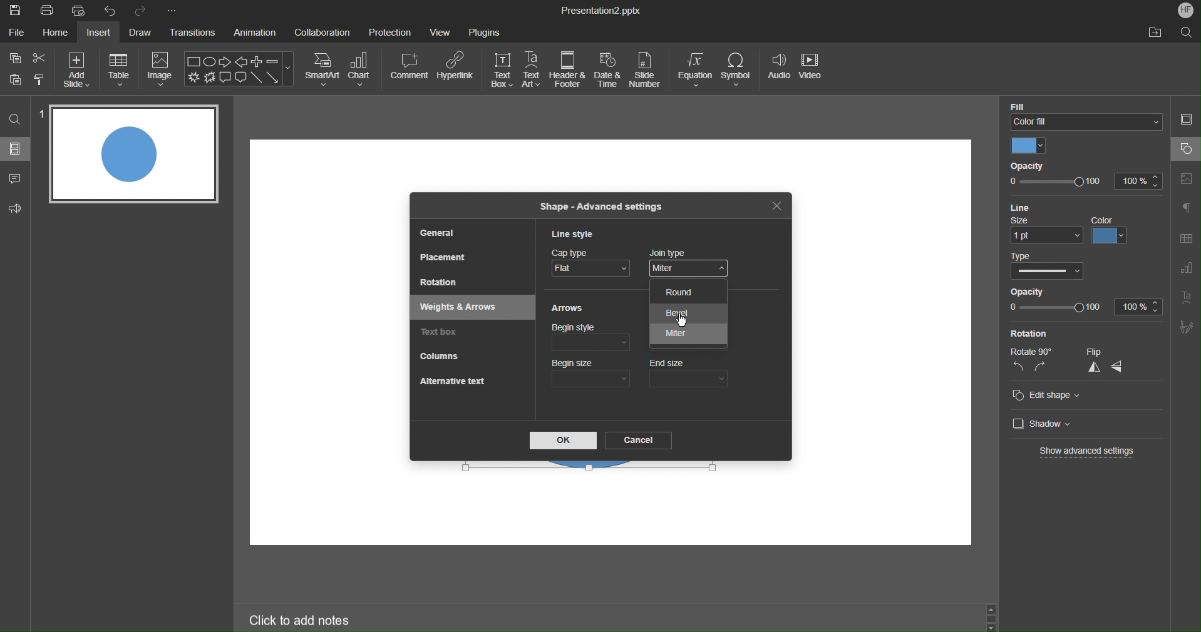  Describe the element at coordinates (101, 33) in the screenshot. I see `Insert` at that location.